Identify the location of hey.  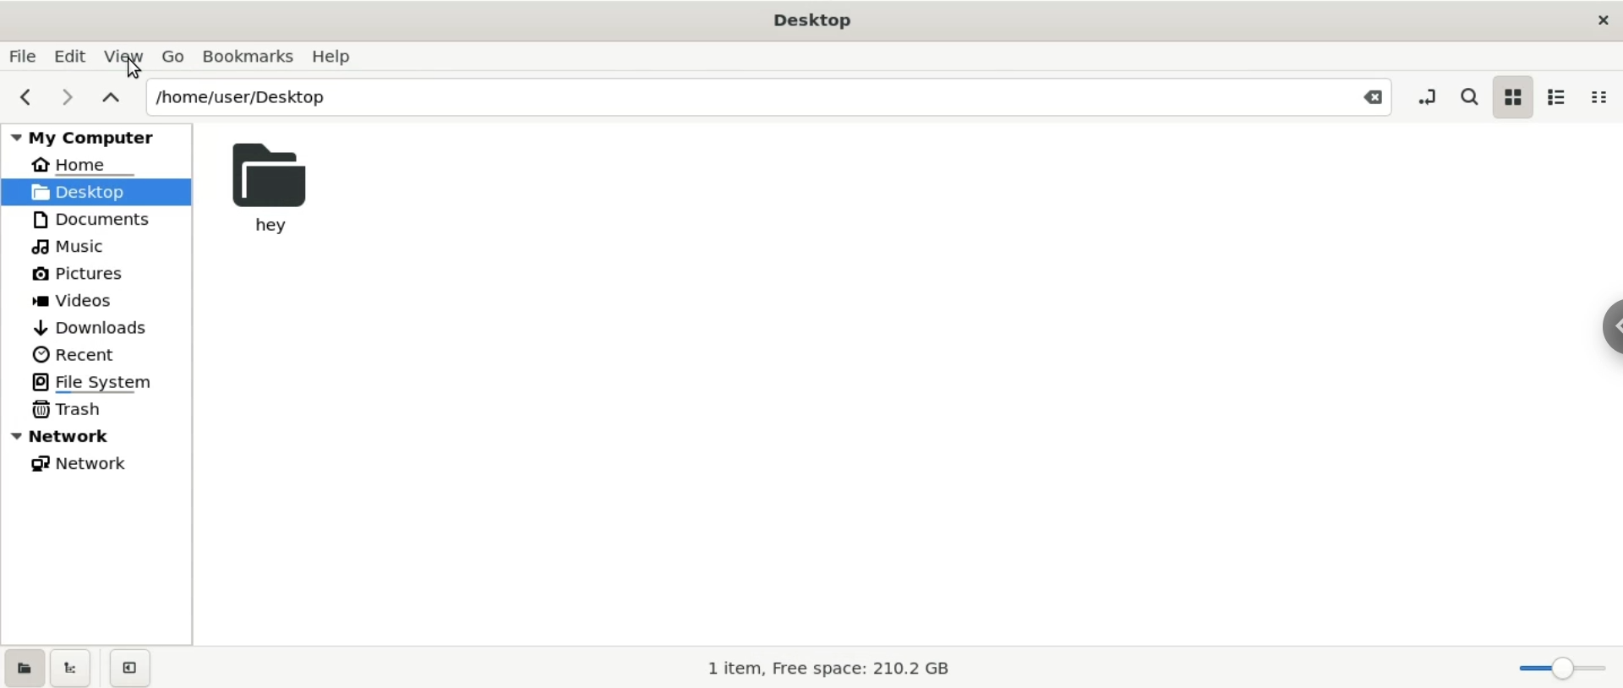
(267, 188).